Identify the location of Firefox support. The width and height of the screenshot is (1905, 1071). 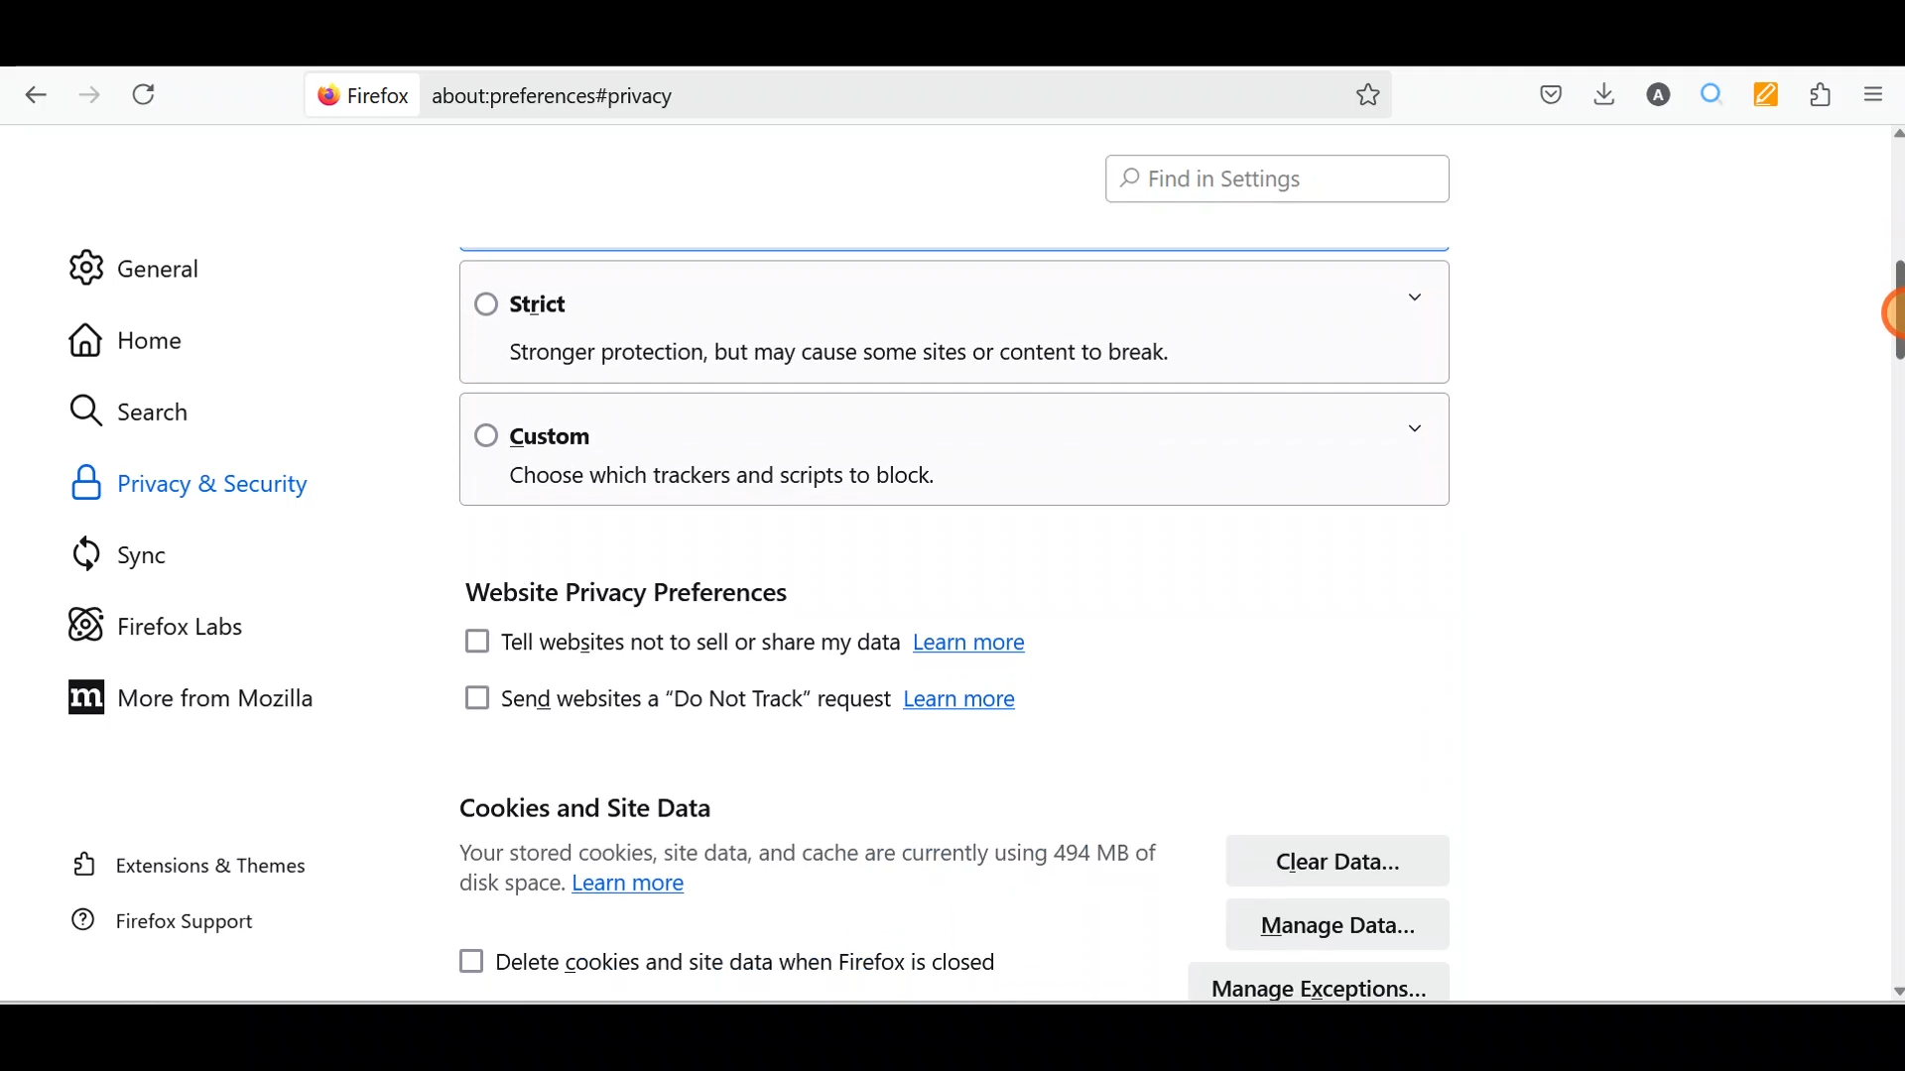
(186, 923).